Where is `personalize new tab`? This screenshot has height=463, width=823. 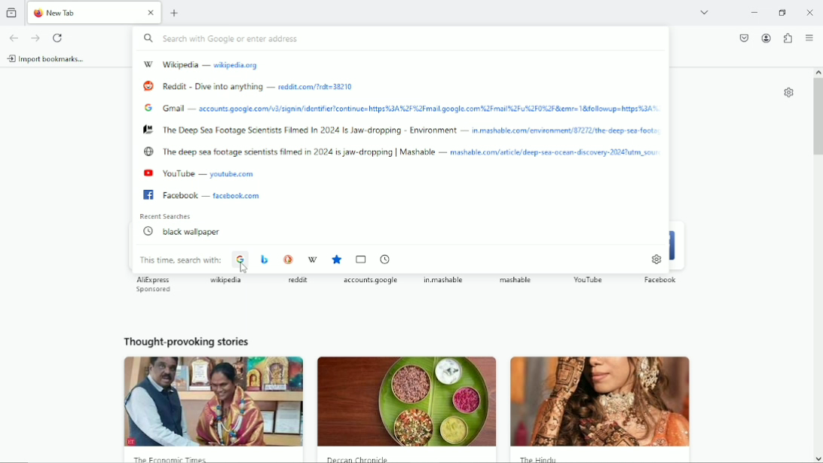
personalize new tab is located at coordinates (788, 92).